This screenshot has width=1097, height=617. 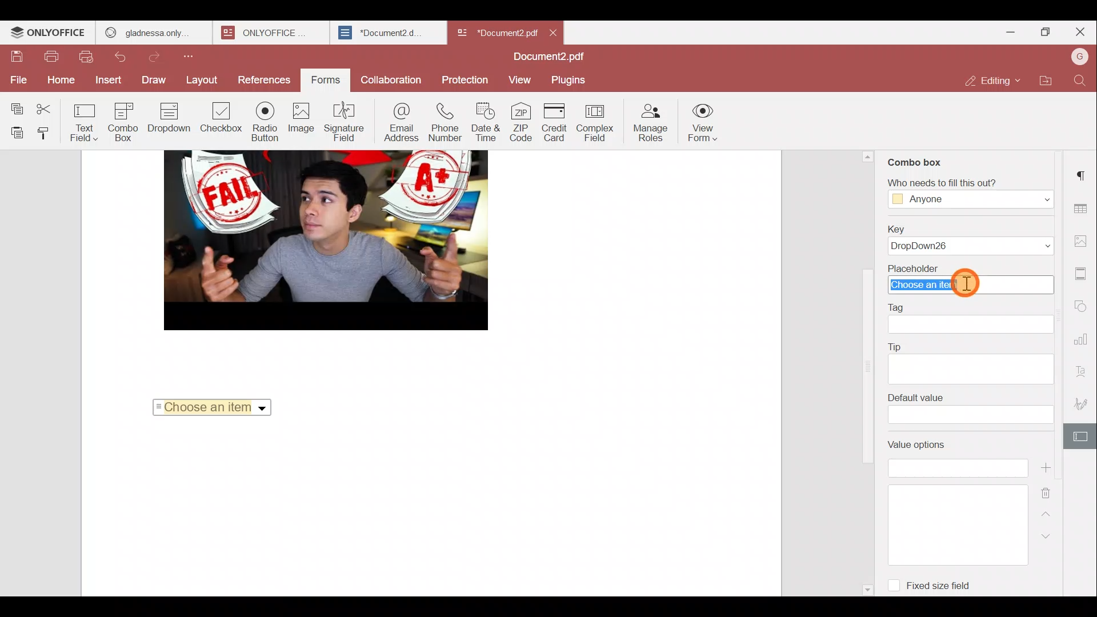 What do you see at coordinates (496, 31) in the screenshot?
I see `*Document2 pdf` at bounding box center [496, 31].